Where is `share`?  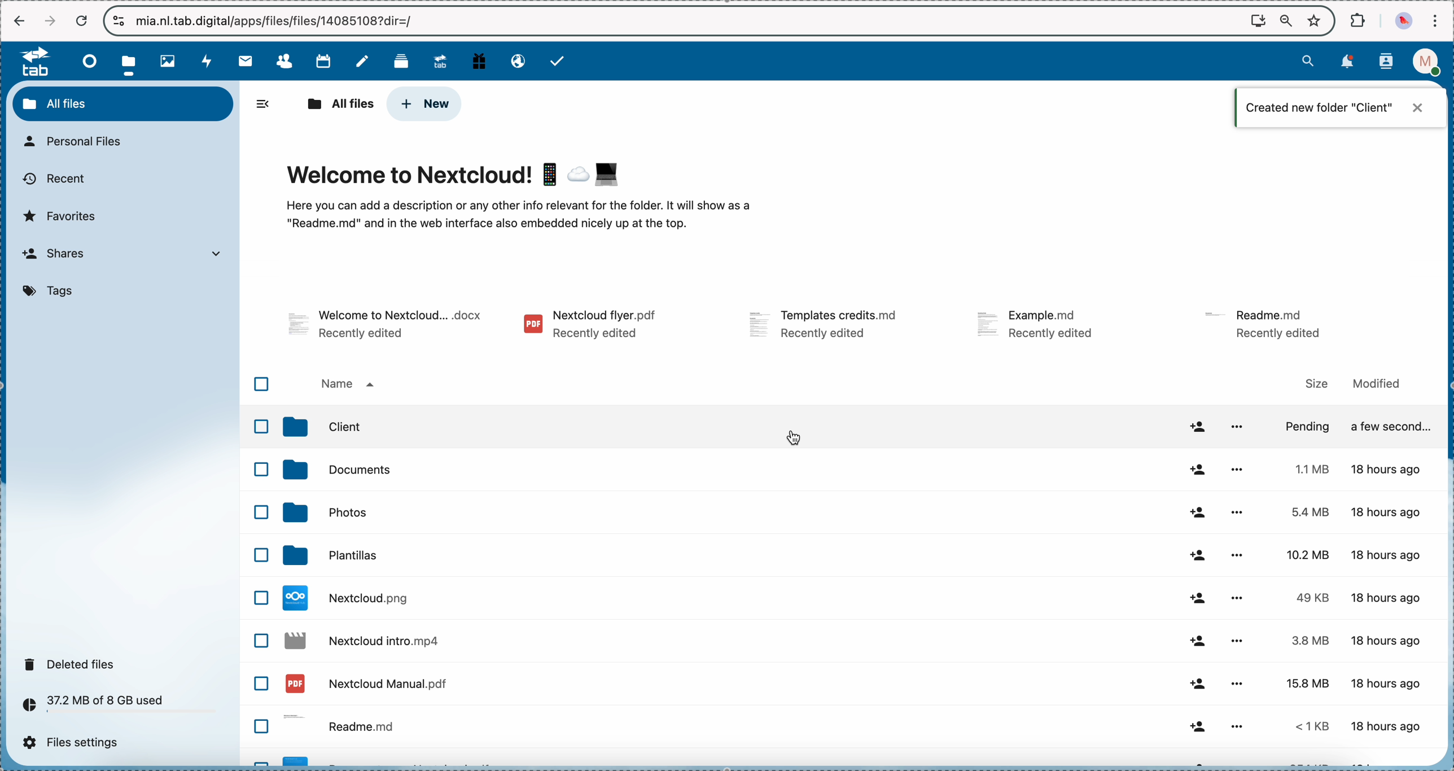 share is located at coordinates (1199, 470).